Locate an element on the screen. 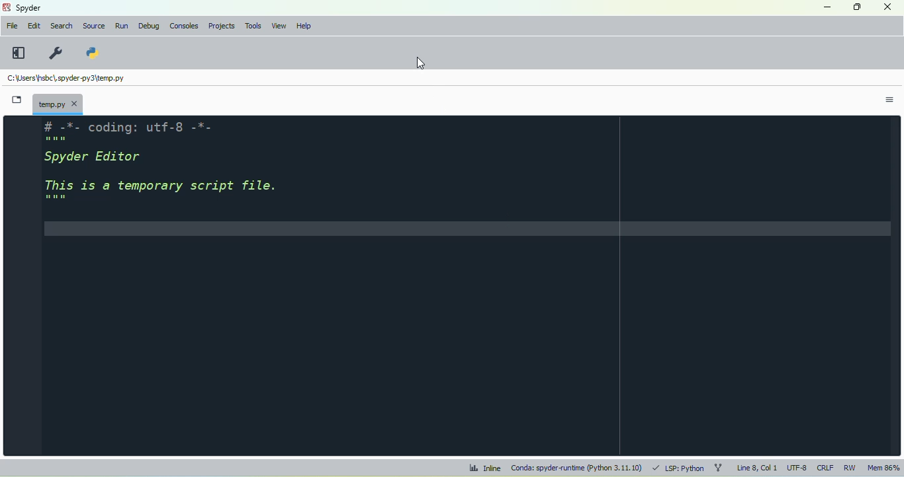 This screenshot has height=477, width=904. edit is located at coordinates (34, 26).